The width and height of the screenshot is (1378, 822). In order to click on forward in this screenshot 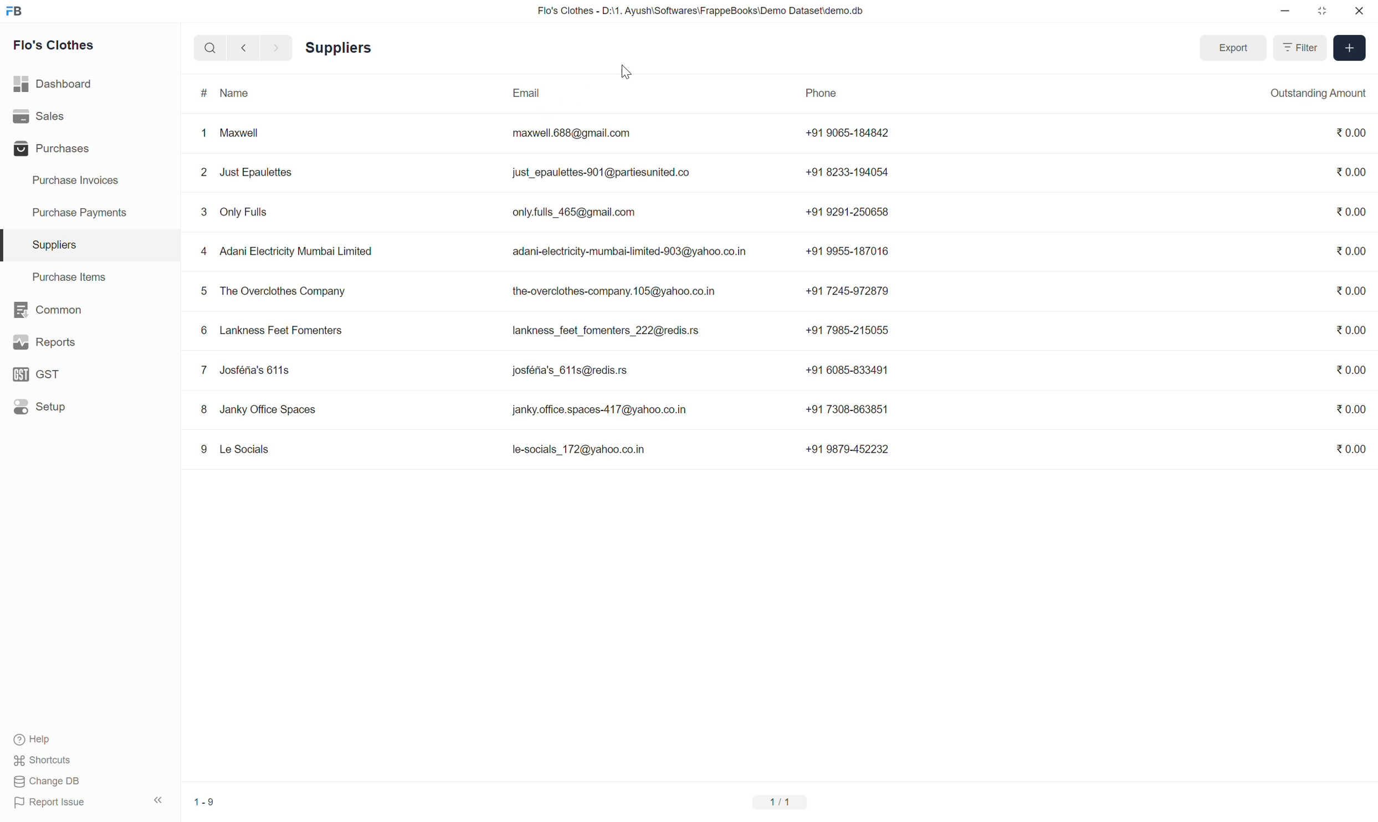, I will do `click(276, 48)`.